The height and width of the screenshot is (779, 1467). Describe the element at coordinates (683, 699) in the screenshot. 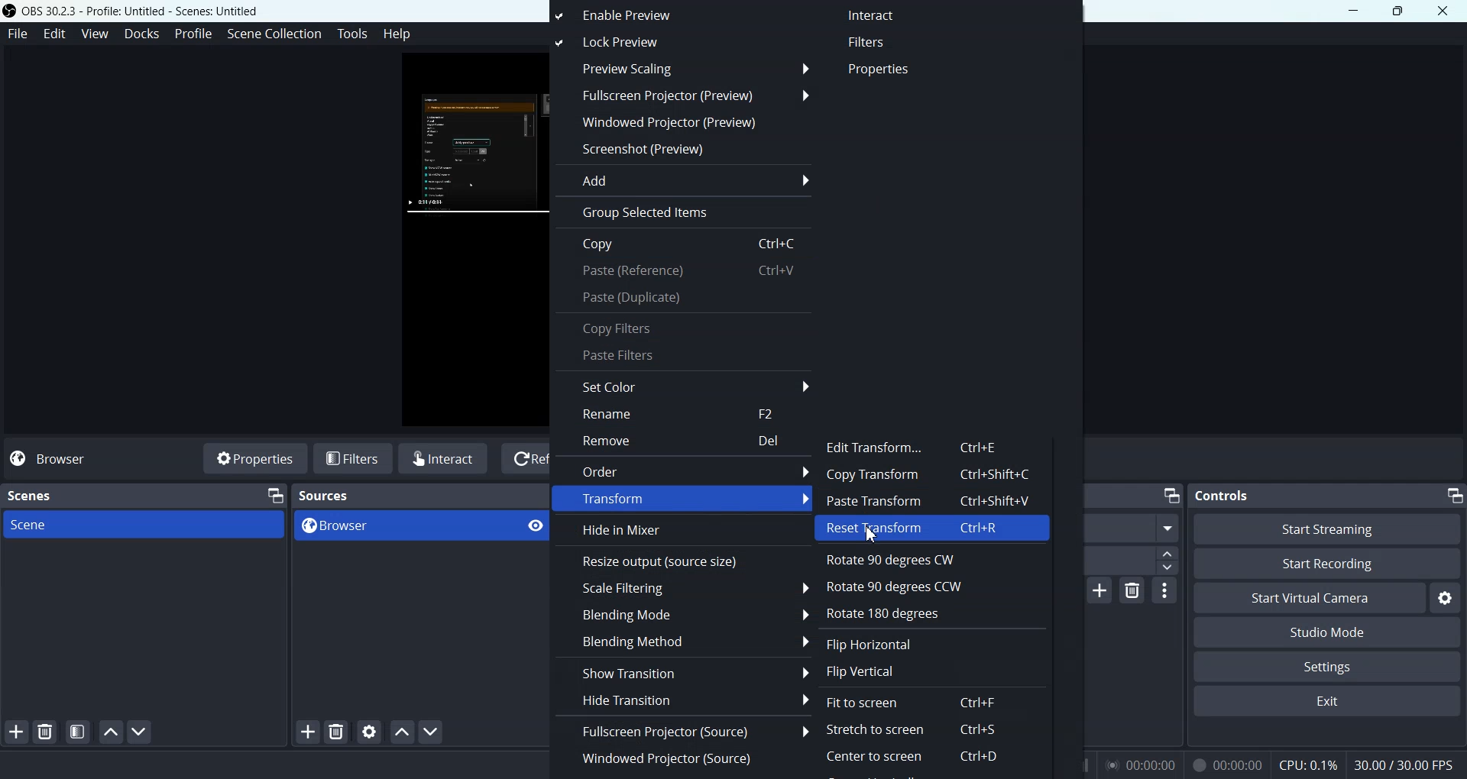

I see `` at that location.